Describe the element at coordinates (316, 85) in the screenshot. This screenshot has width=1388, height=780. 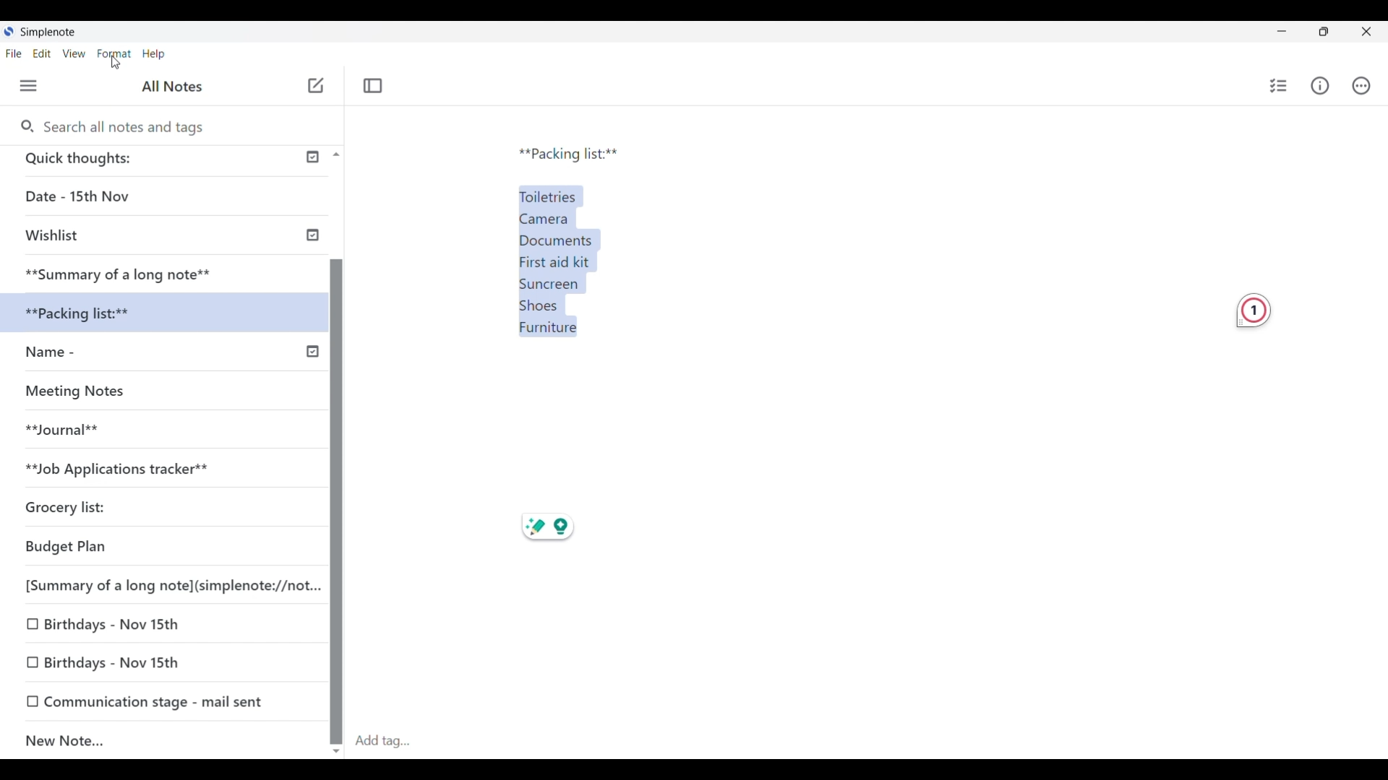
I see `Add new note` at that location.